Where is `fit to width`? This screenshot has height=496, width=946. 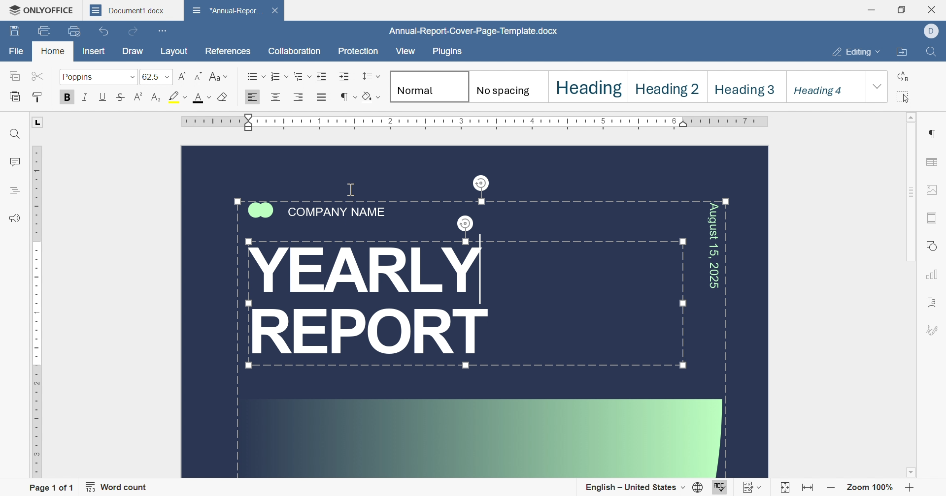
fit to width is located at coordinates (810, 489).